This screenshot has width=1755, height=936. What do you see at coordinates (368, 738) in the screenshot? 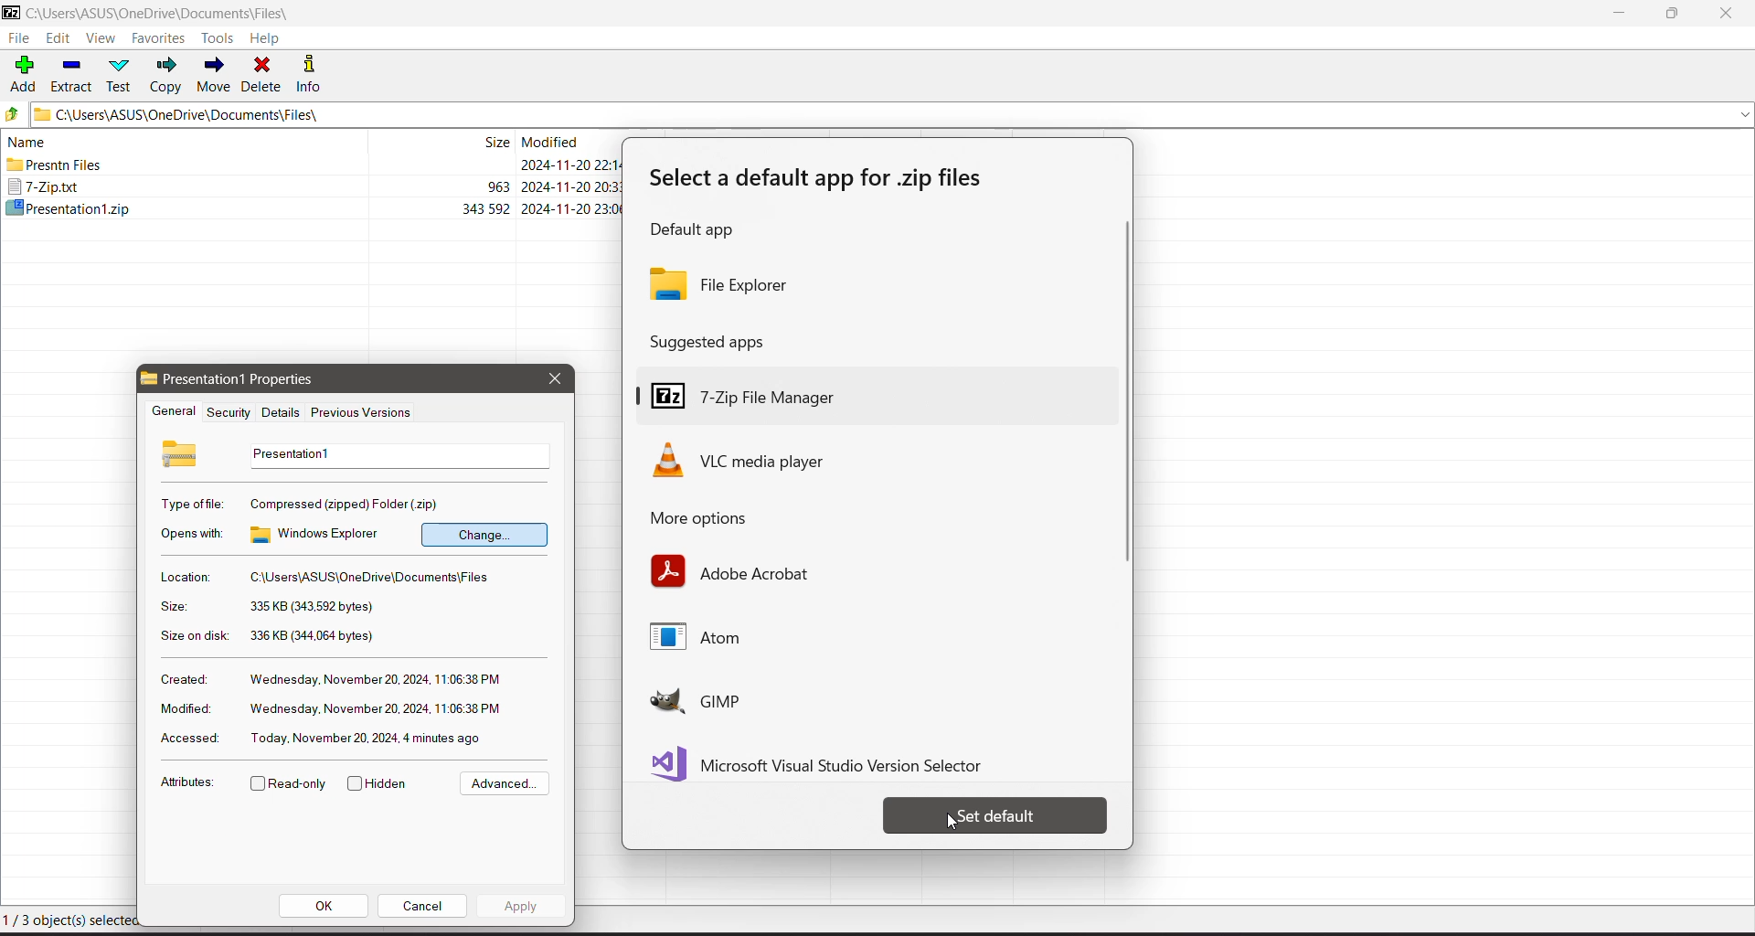
I see `Accessed Day, Date, Year and time` at bounding box center [368, 738].